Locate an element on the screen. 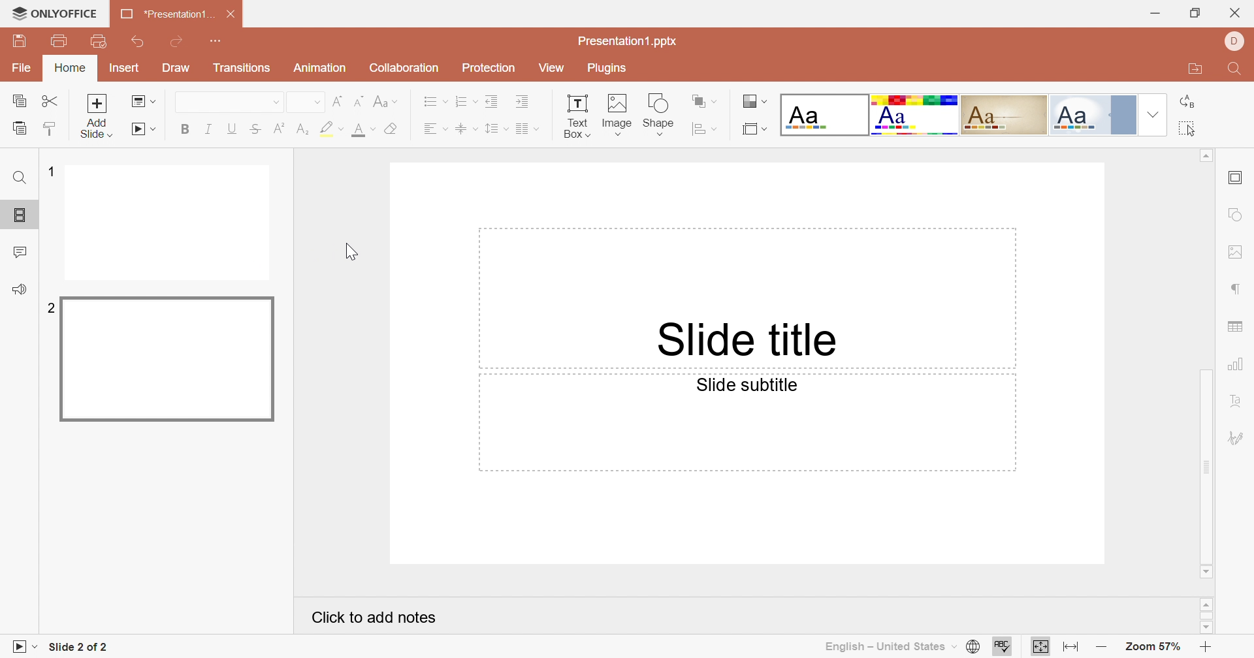 This screenshot has width=1254, height=658. Redo is located at coordinates (177, 41).